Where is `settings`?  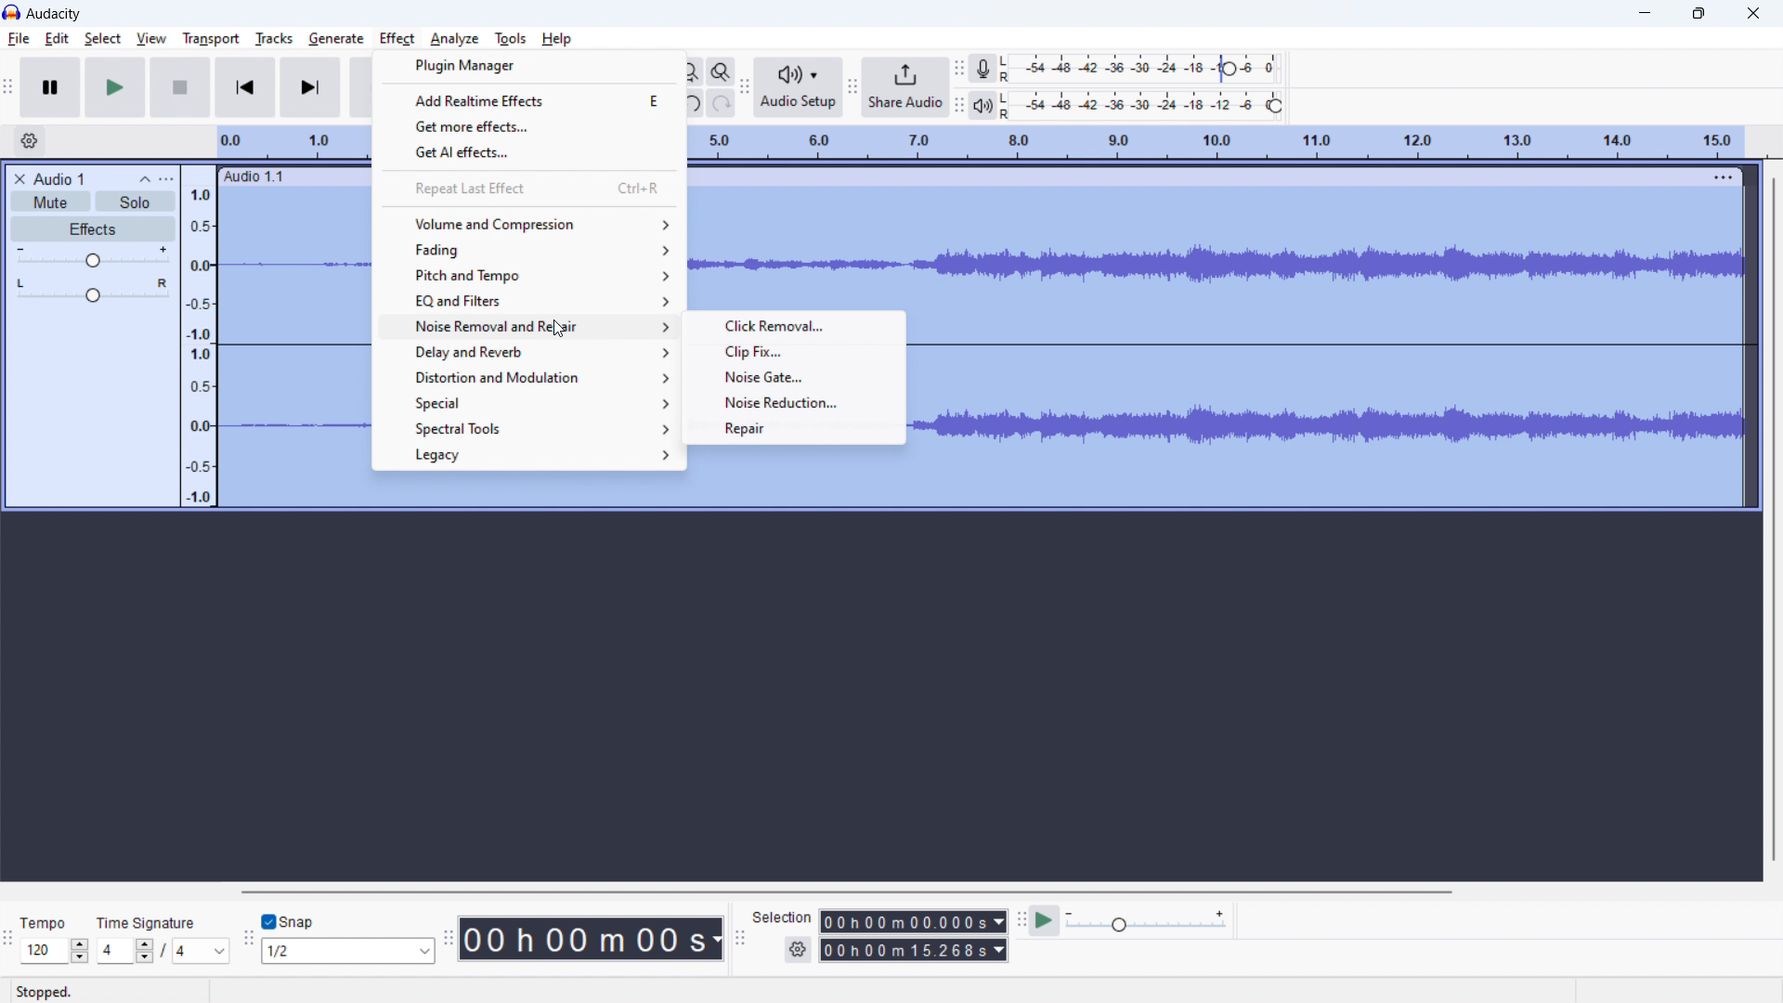 settings is located at coordinates (798, 950).